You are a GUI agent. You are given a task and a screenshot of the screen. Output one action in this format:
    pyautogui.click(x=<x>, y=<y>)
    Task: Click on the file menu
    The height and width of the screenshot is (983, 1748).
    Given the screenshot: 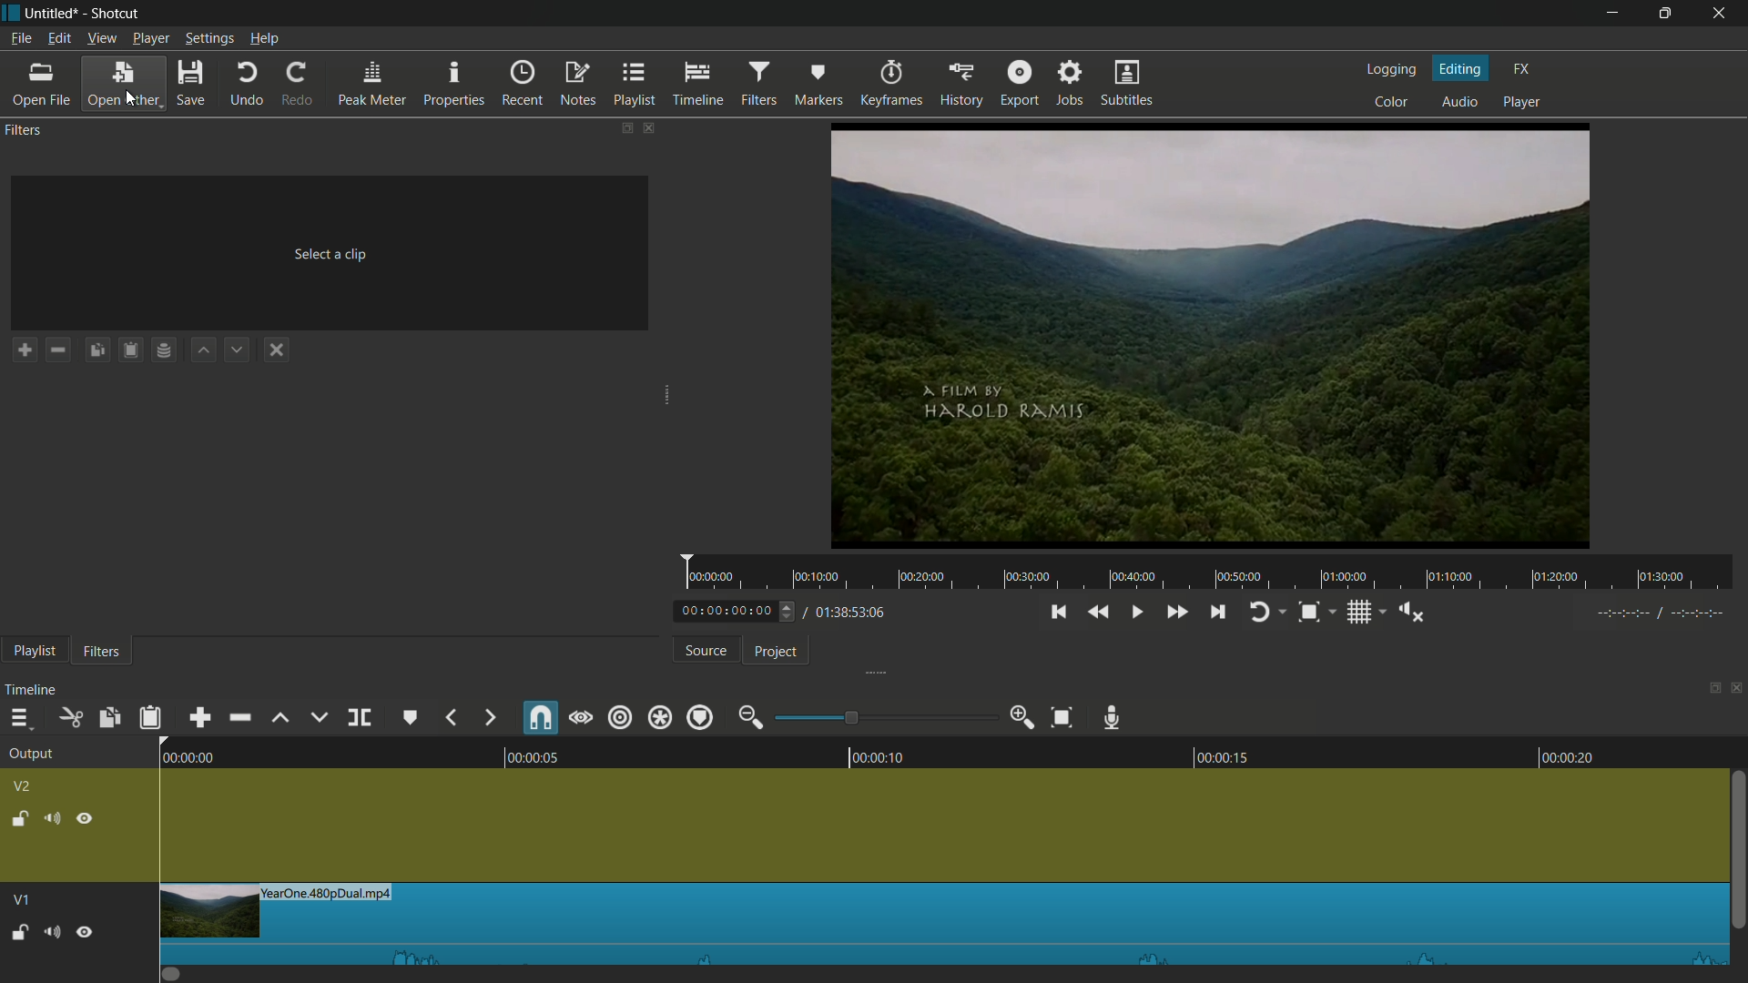 What is the action you would take?
    pyautogui.click(x=20, y=40)
    